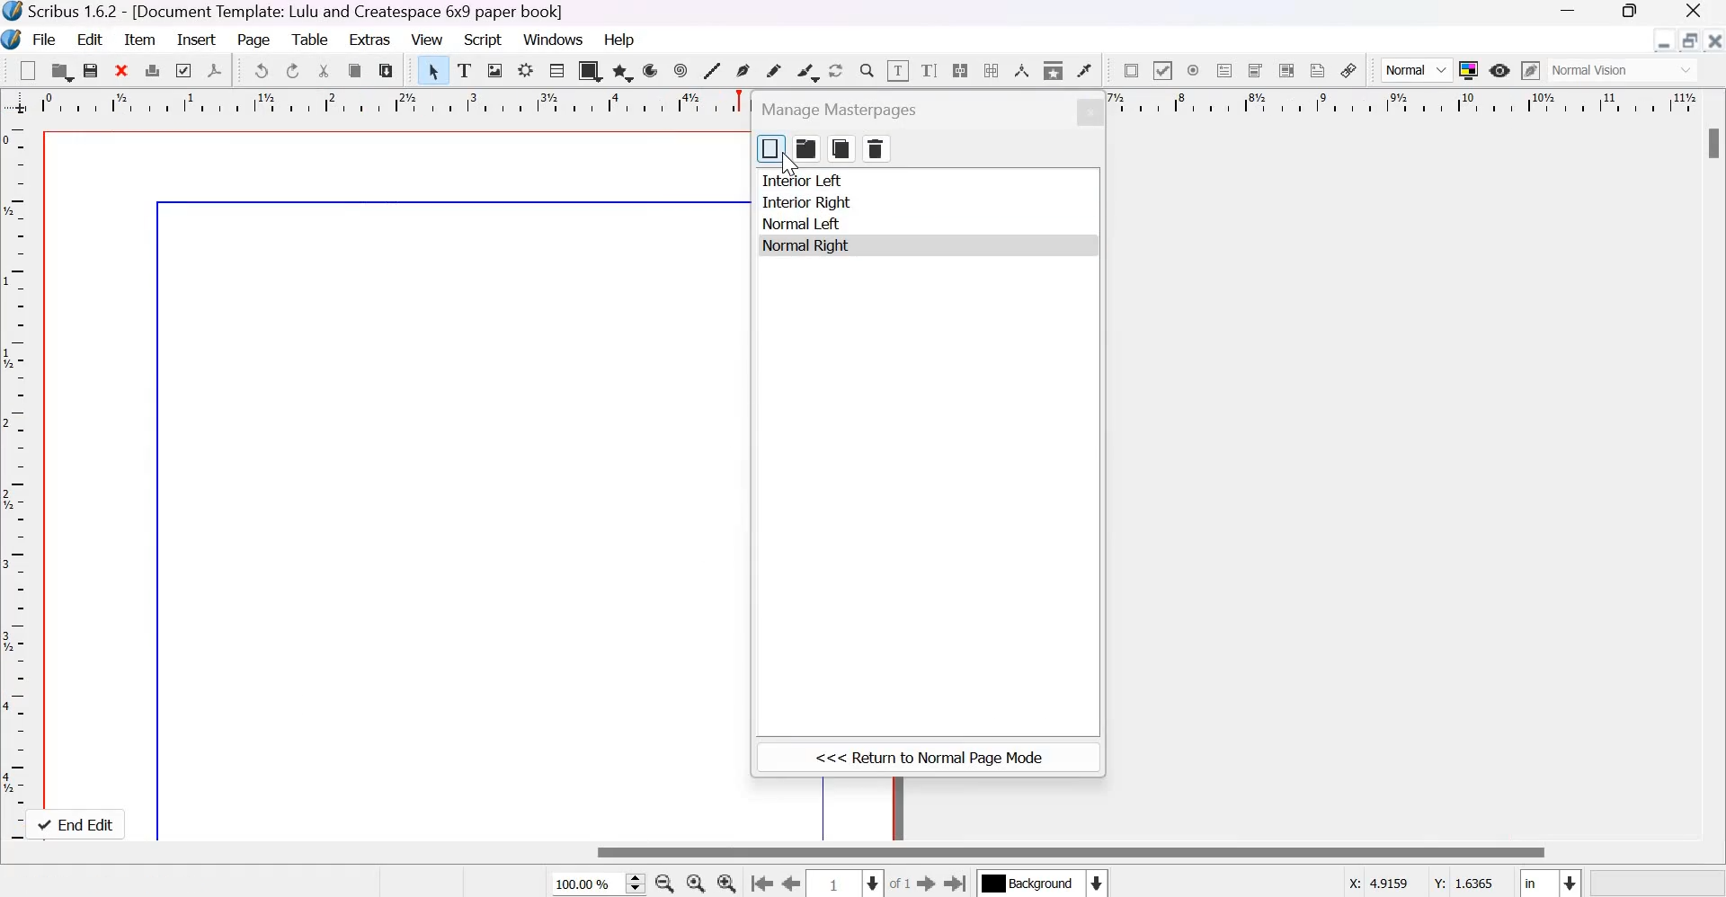  Describe the element at coordinates (426, 39) in the screenshot. I see `View` at that location.